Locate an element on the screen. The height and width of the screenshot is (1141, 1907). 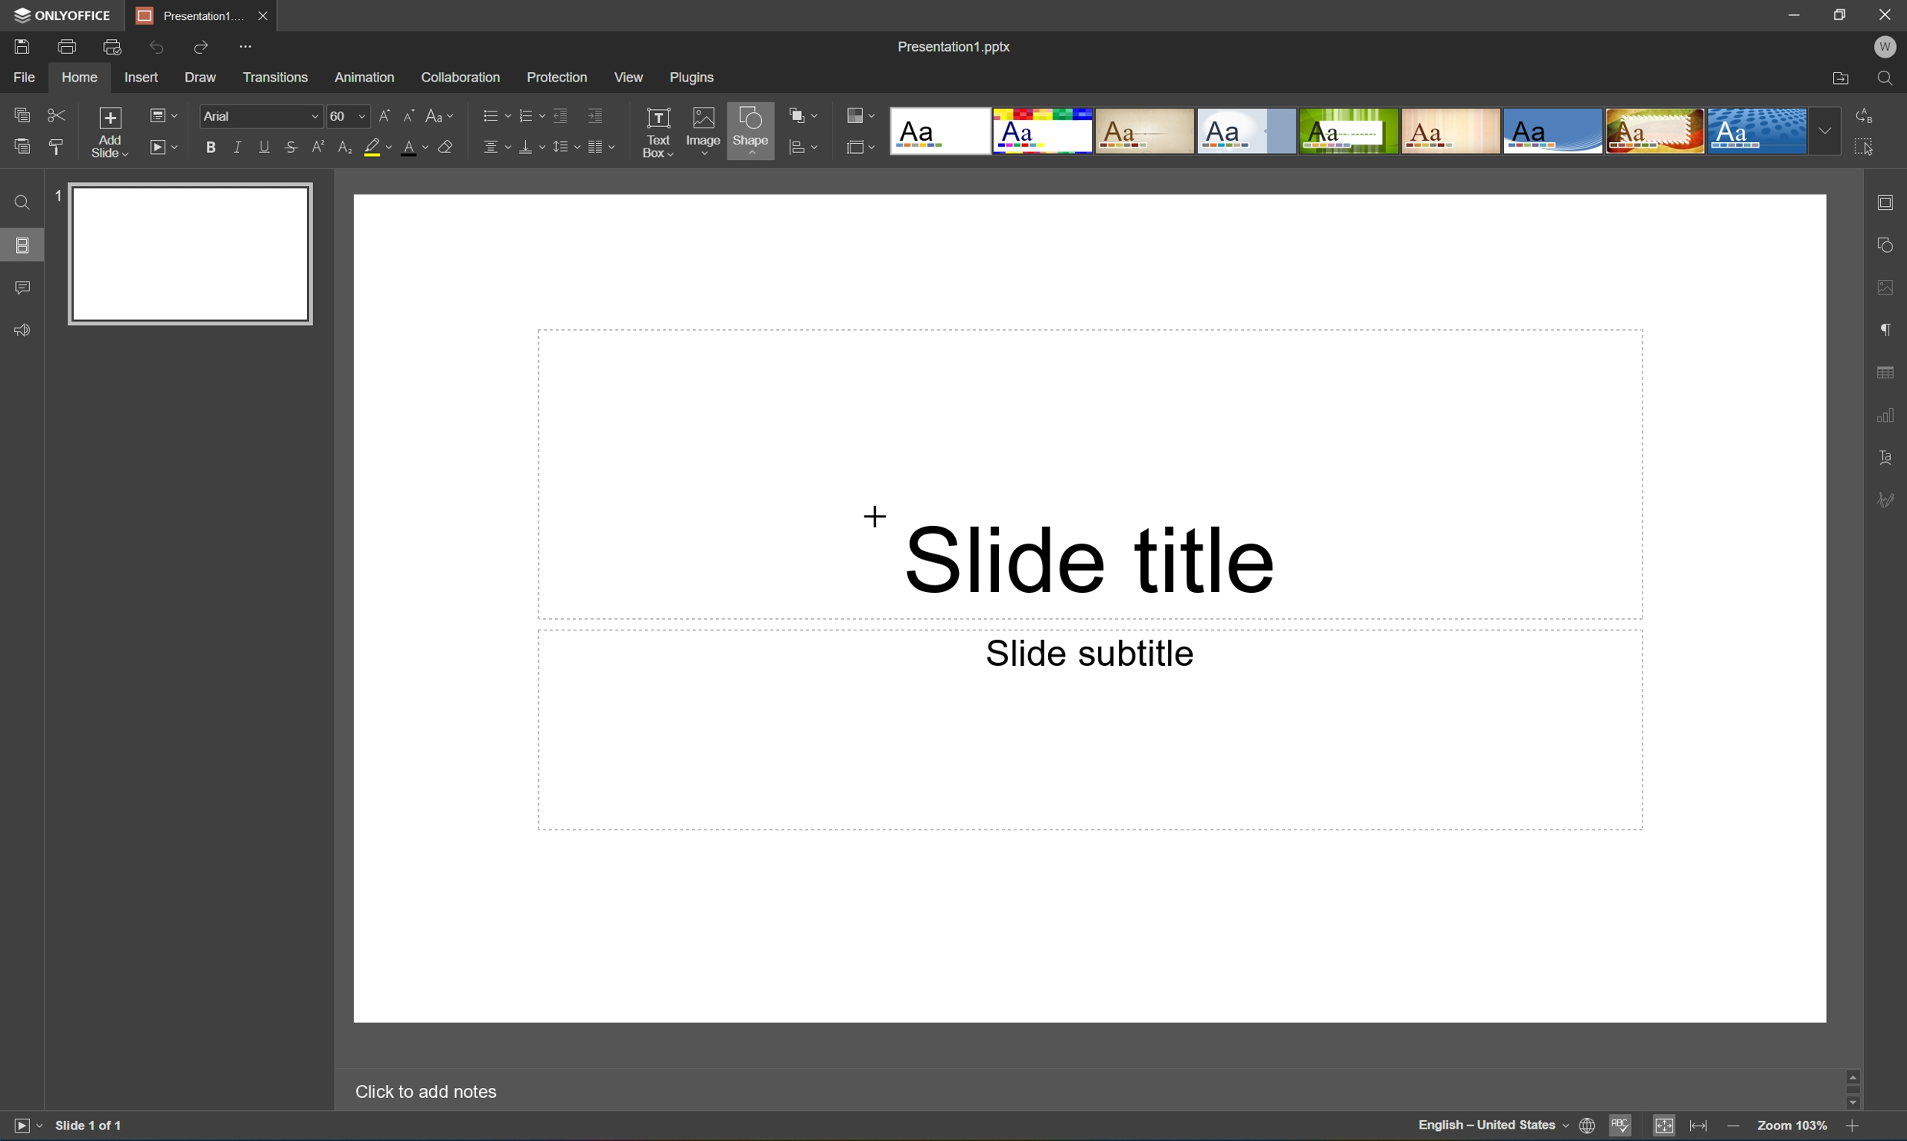
Add slide is located at coordinates (106, 131).